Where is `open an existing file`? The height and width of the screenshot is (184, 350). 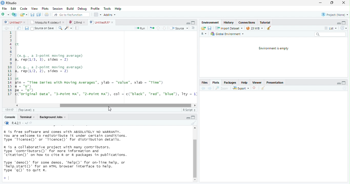
open an existing file is located at coordinates (24, 15).